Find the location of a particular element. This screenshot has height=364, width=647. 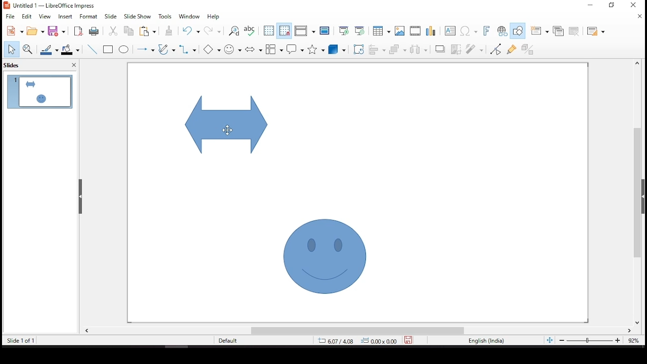

format is located at coordinates (90, 17).